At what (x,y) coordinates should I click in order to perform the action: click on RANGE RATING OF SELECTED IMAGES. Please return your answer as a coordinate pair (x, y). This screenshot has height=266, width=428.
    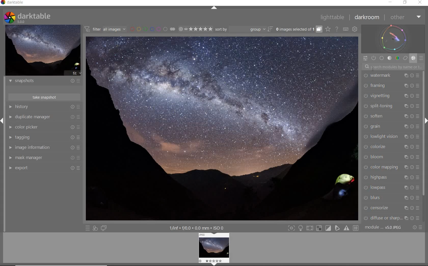
    Looking at the image, I should click on (195, 29).